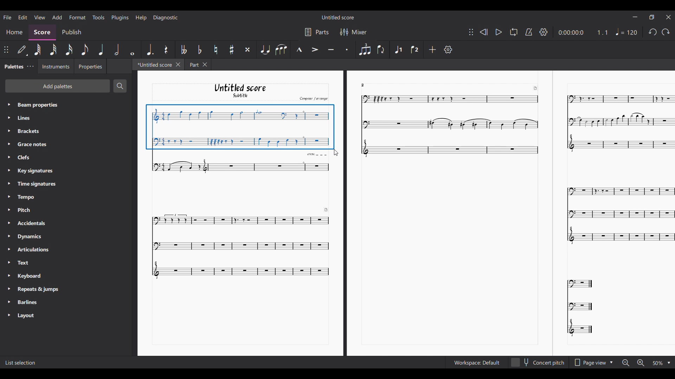 This screenshot has width=675, height=379. What do you see at coordinates (193, 64) in the screenshot?
I see `Part` at bounding box center [193, 64].